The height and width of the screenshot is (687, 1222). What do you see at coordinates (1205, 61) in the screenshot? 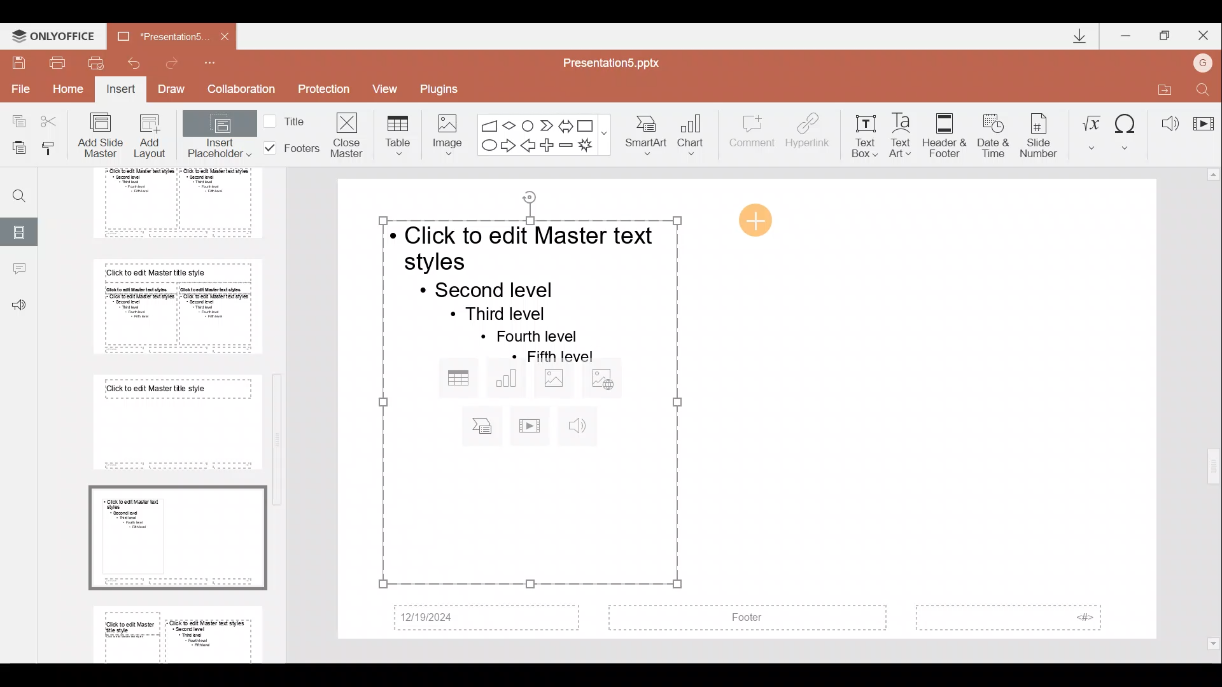
I see `Account name` at bounding box center [1205, 61].